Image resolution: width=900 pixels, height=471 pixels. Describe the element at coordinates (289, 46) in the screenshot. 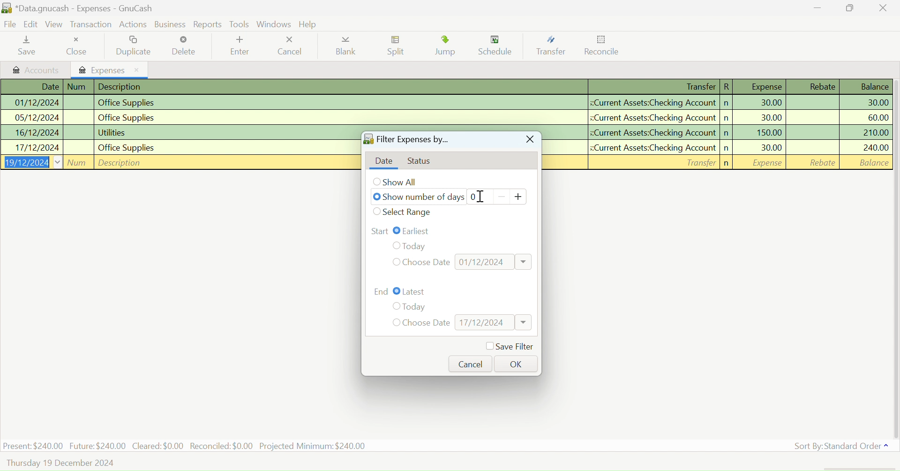

I see `Cancel` at that location.